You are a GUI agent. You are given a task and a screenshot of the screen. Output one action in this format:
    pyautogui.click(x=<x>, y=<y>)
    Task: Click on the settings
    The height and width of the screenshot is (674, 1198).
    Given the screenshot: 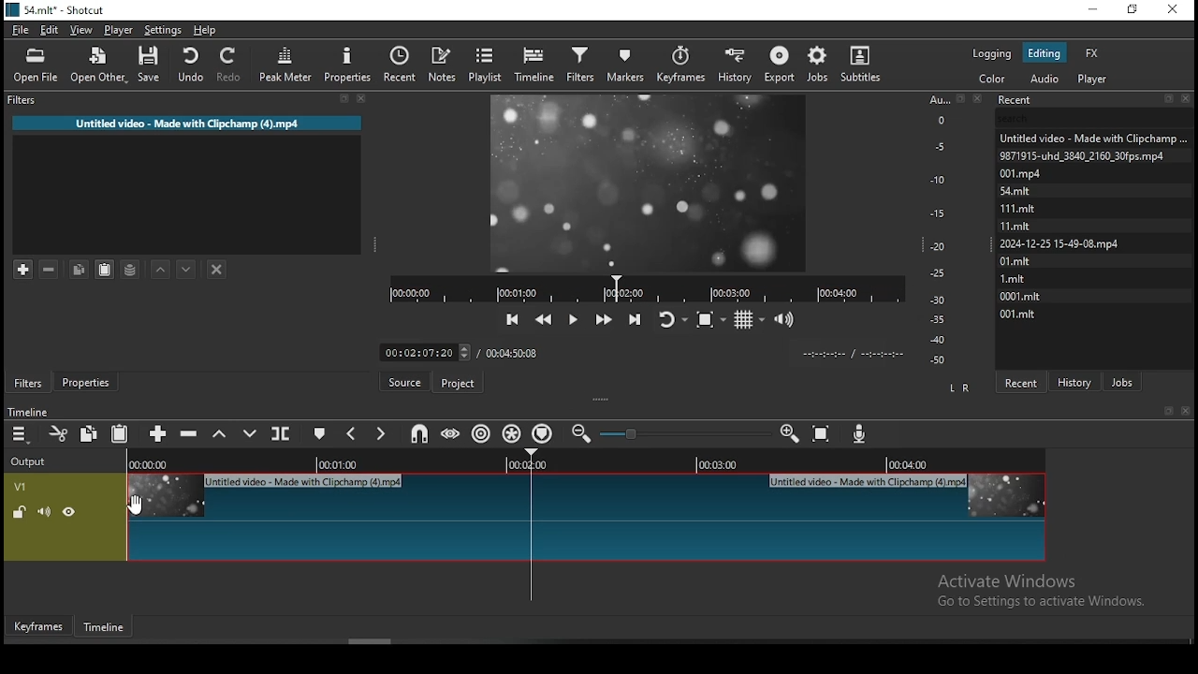 What is the action you would take?
    pyautogui.click(x=161, y=30)
    